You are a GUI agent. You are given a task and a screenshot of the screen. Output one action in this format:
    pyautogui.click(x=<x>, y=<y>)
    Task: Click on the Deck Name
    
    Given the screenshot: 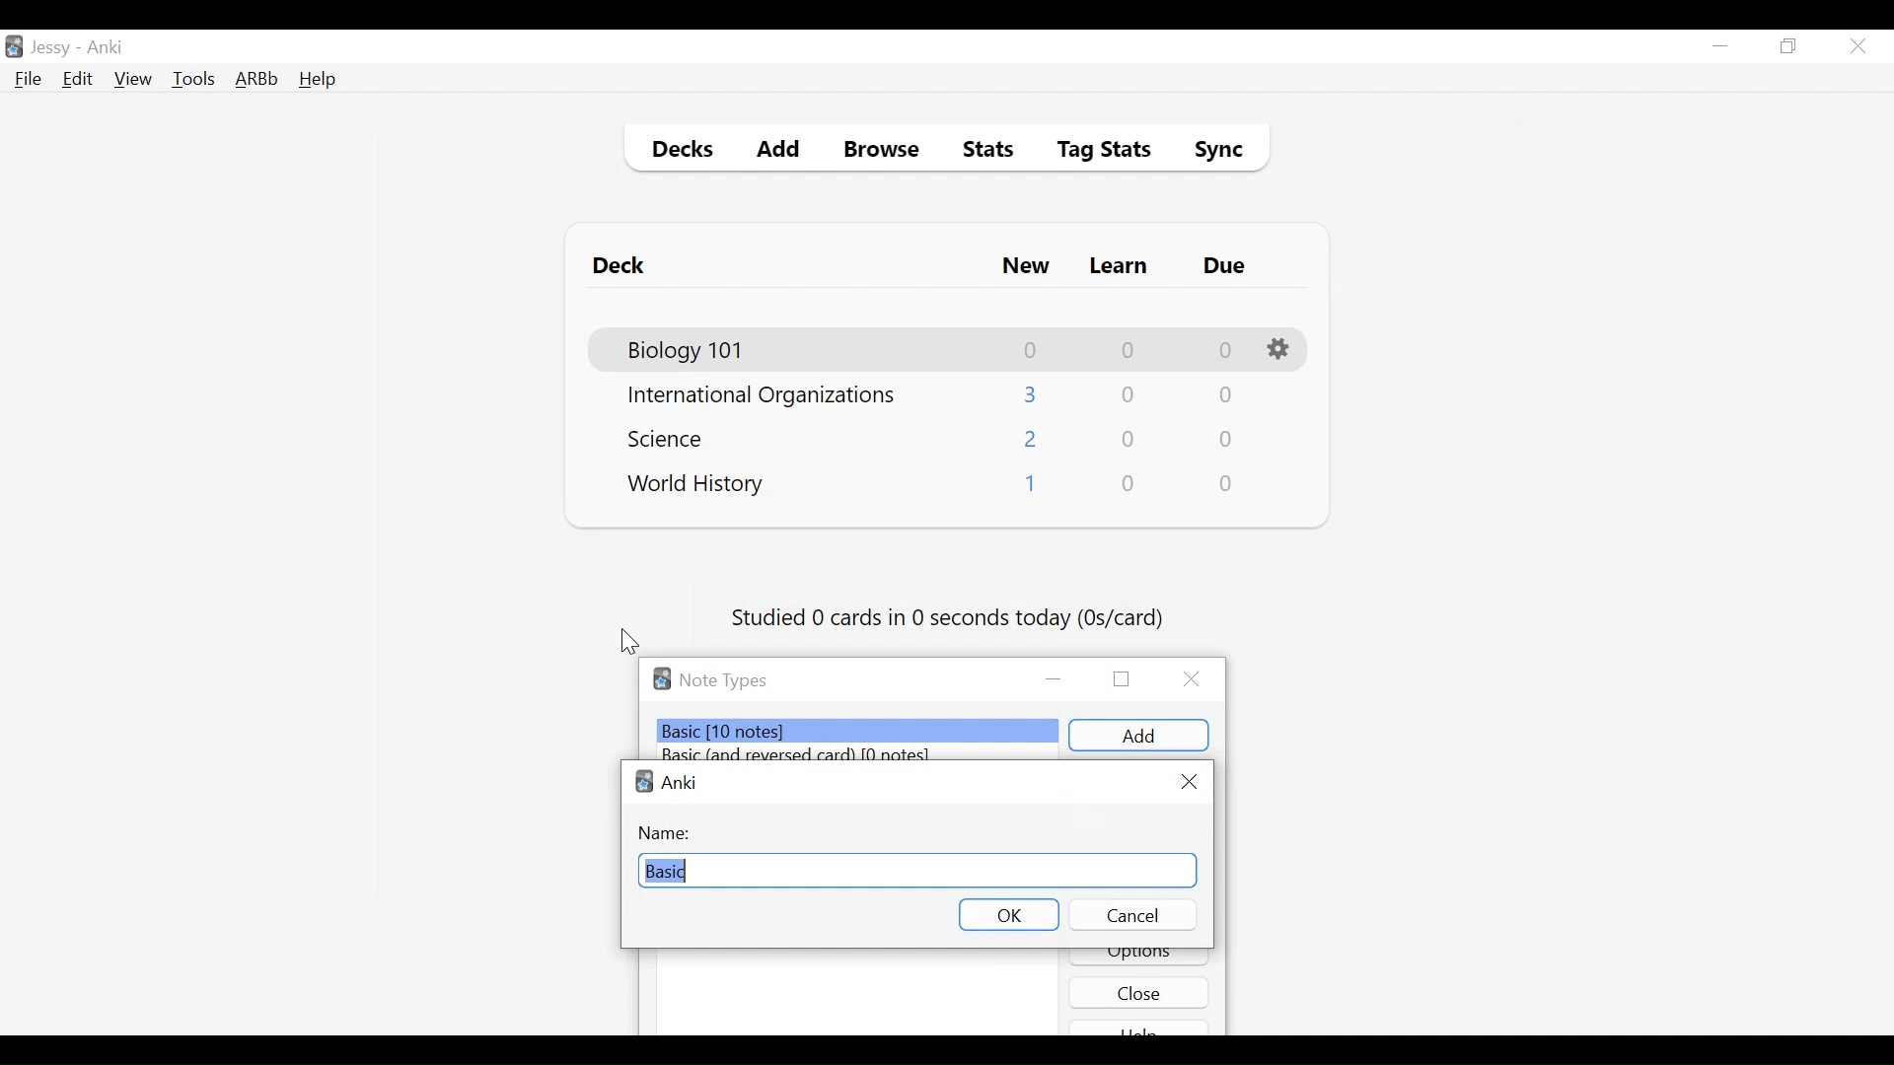 What is the action you would take?
    pyautogui.click(x=762, y=396)
    